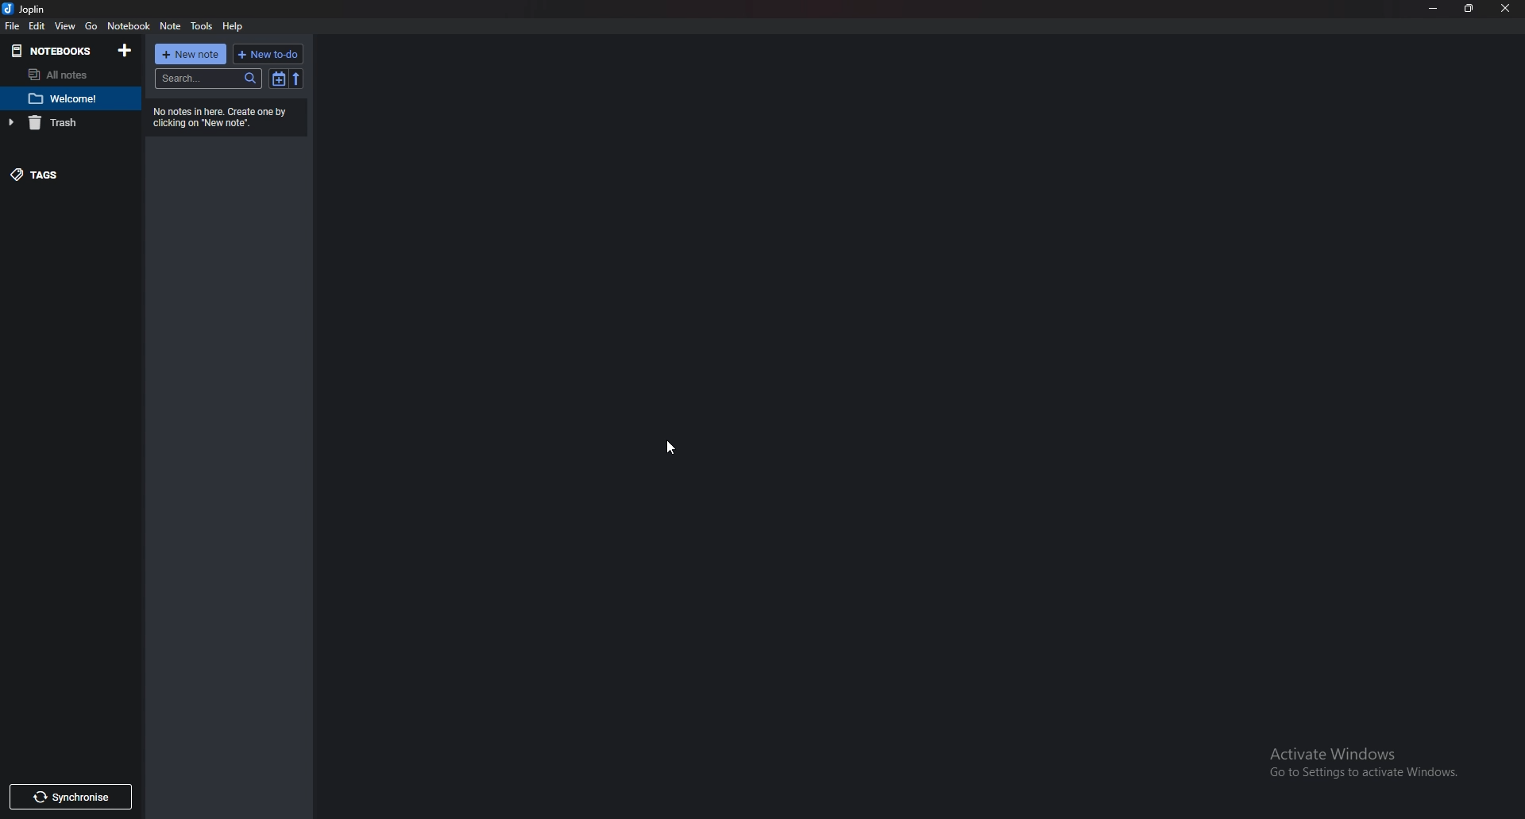 The height and width of the screenshot is (819, 1525). What do you see at coordinates (25, 9) in the screenshot?
I see `joplin` at bounding box center [25, 9].